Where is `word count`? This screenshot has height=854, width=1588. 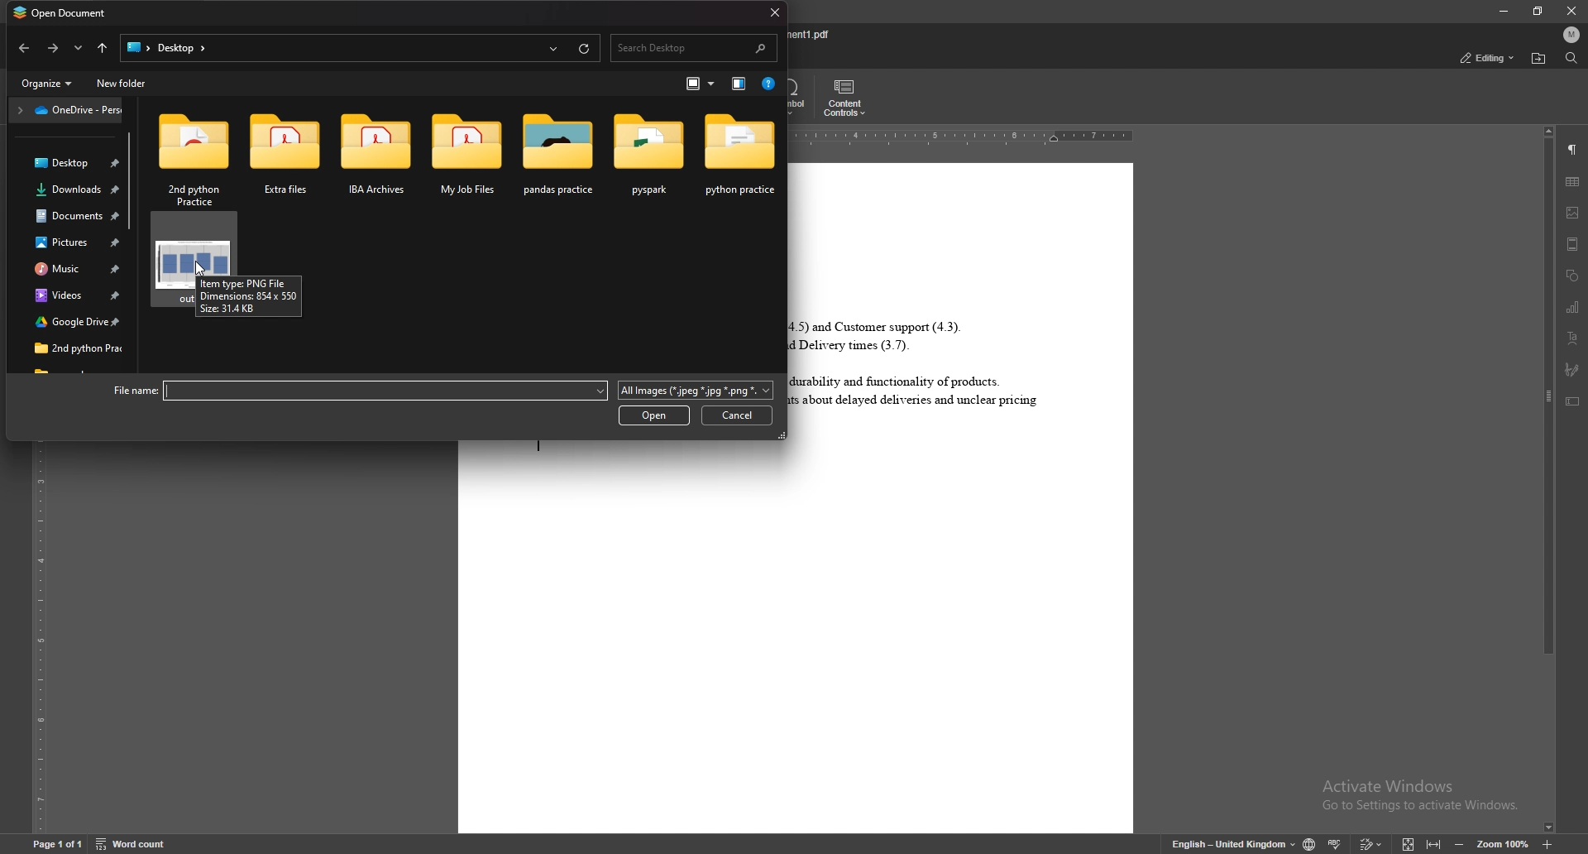 word count is located at coordinates (133, 843).